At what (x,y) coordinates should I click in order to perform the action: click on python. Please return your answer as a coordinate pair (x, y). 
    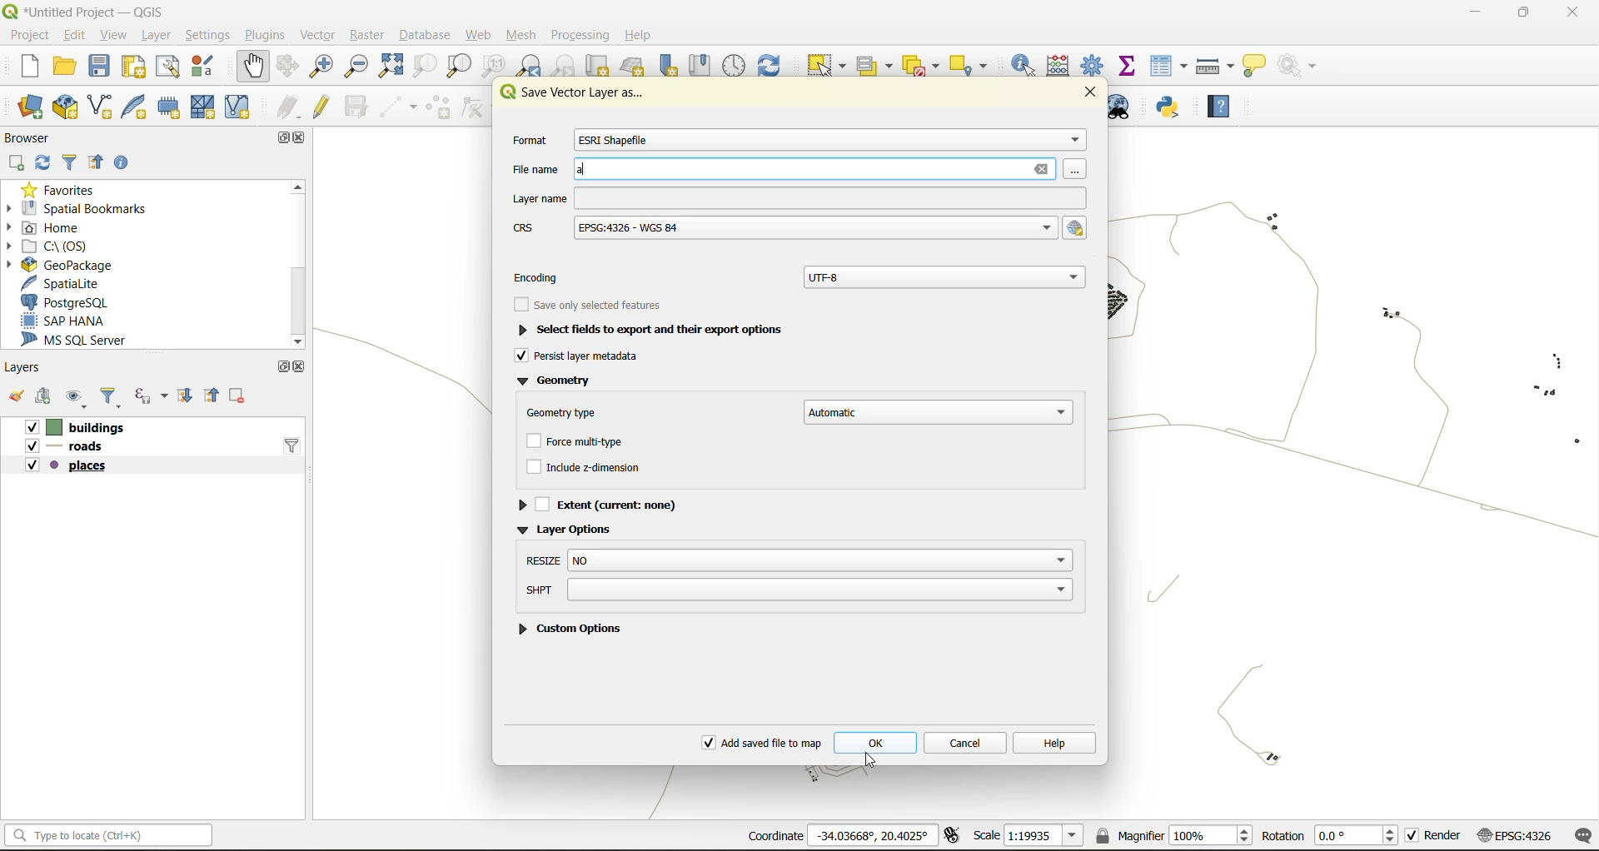
    Looking at the image, I should click on (1173, 109).